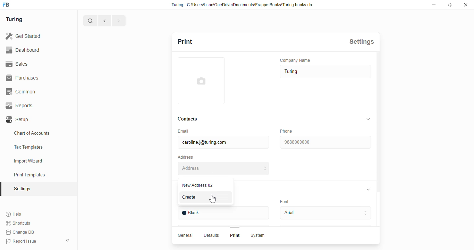  What do you see at coordinates (23, 50) in the screenshot?
I see `dashboard` at bounding box center [23, 50].